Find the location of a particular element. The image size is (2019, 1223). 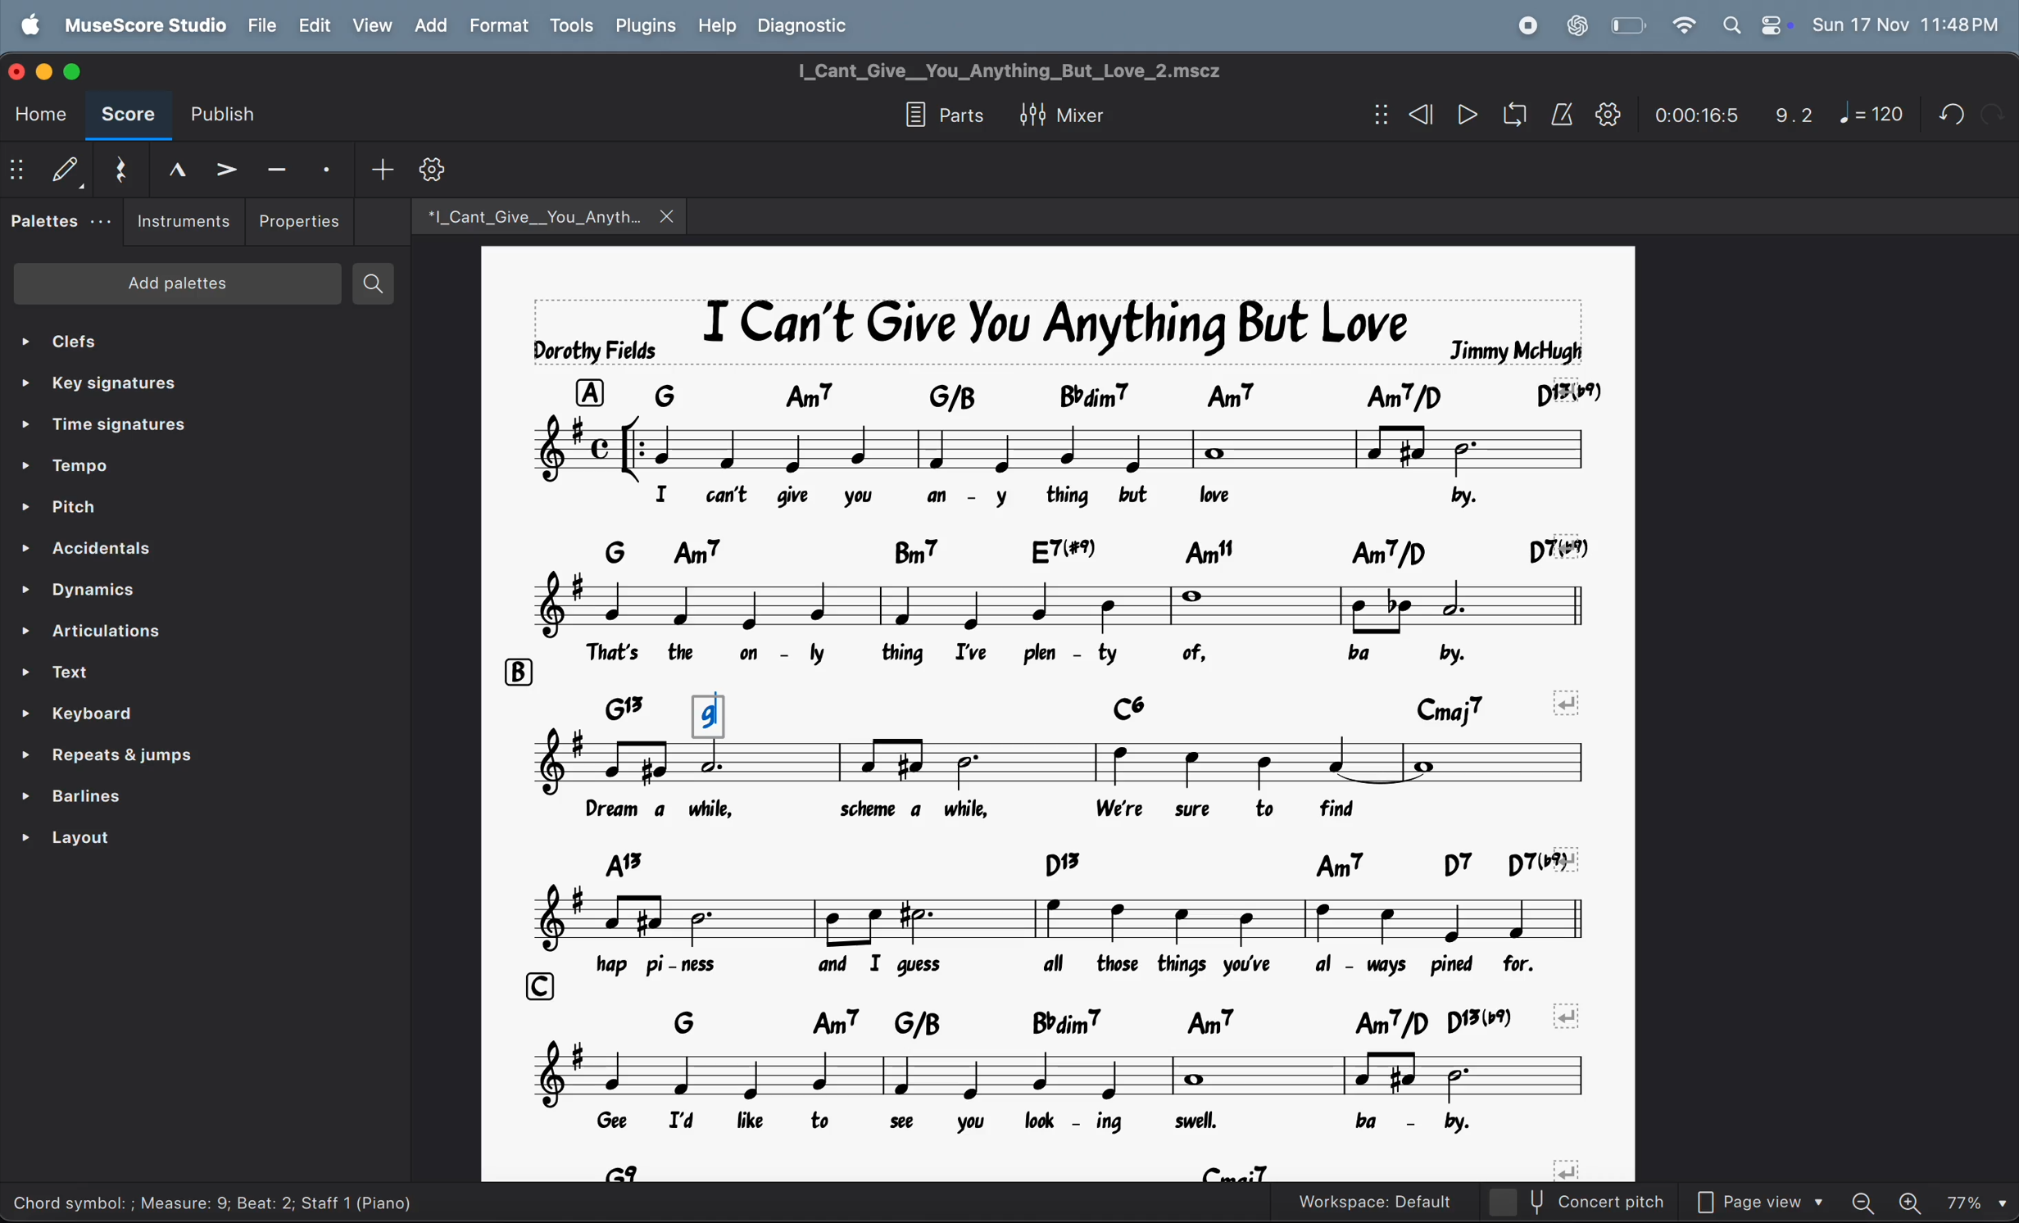

instruments is located at coordinates (184, 223).